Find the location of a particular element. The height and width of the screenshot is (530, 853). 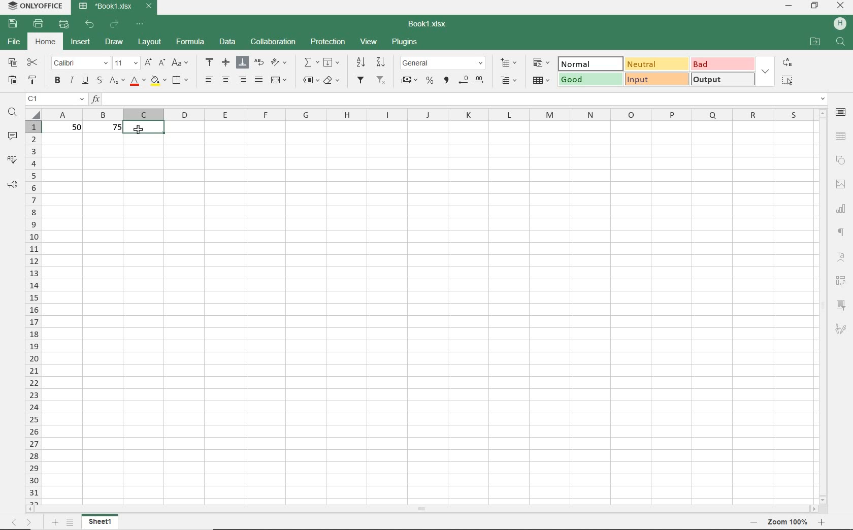

file is located at coordinates (13, 43).